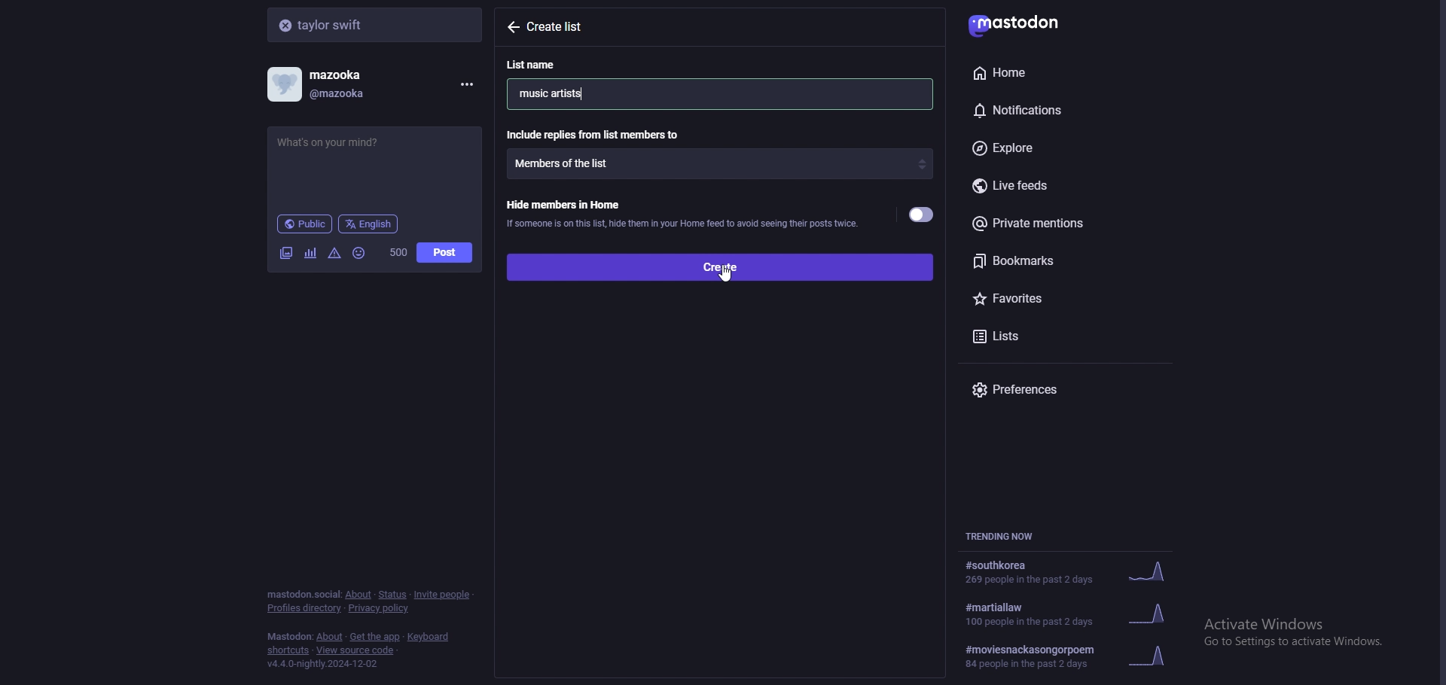  I want to click on mastodon social, so click(303, 595).